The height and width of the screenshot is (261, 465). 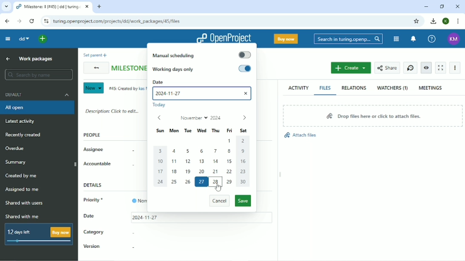 What do you see at coordinates (299, 88) in the screenshot?
I see `Activity` at bounding box center [299, 88].